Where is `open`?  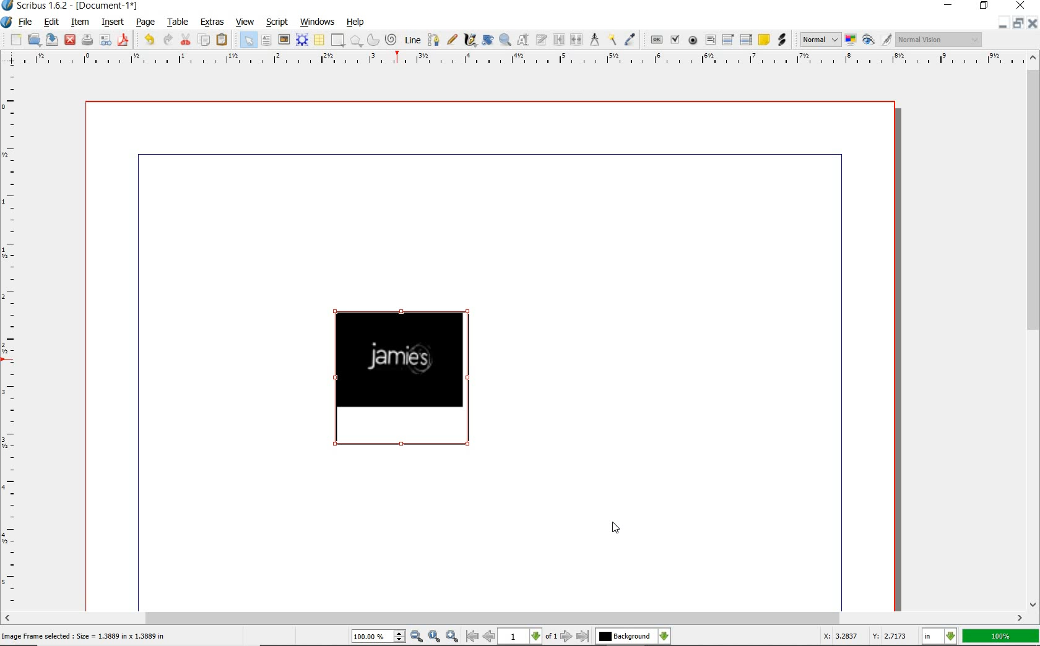
open is located at coordinates (34, 40).